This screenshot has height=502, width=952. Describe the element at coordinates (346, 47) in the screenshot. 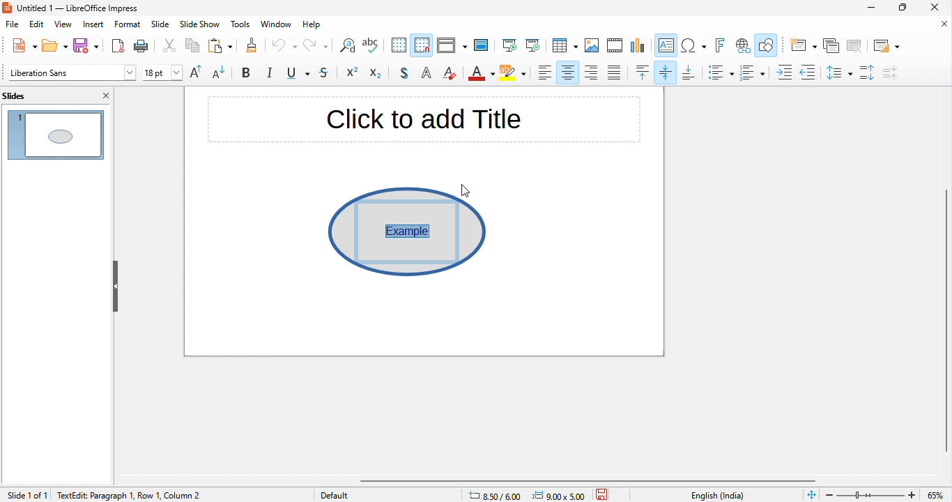

I see `find and replace` at that location.